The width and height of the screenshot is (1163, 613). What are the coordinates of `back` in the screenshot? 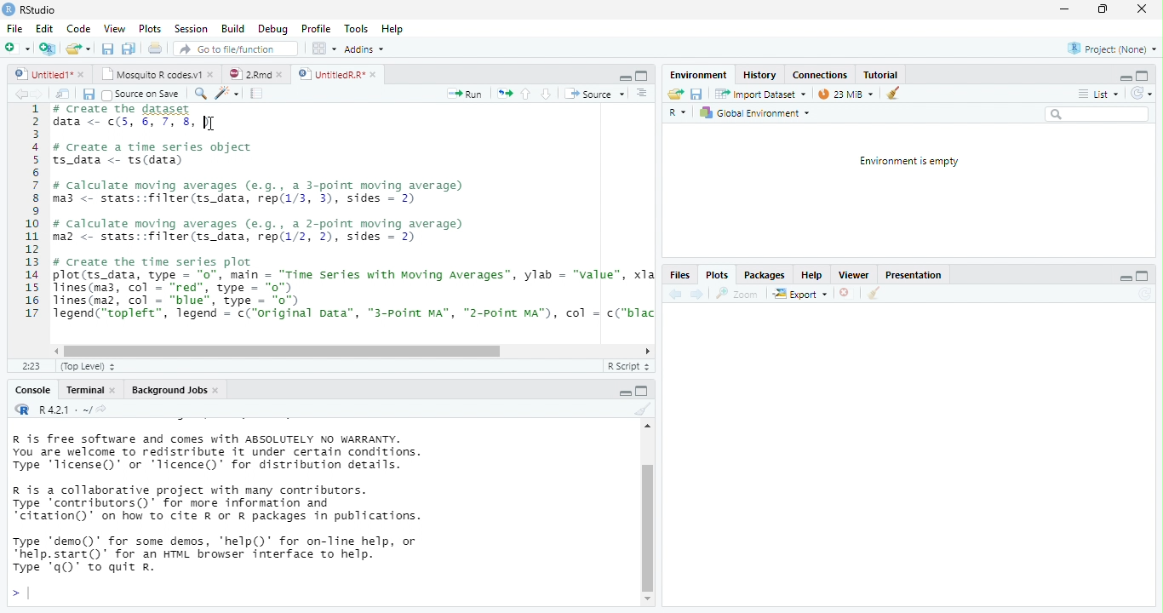 It's located at (673, 294).